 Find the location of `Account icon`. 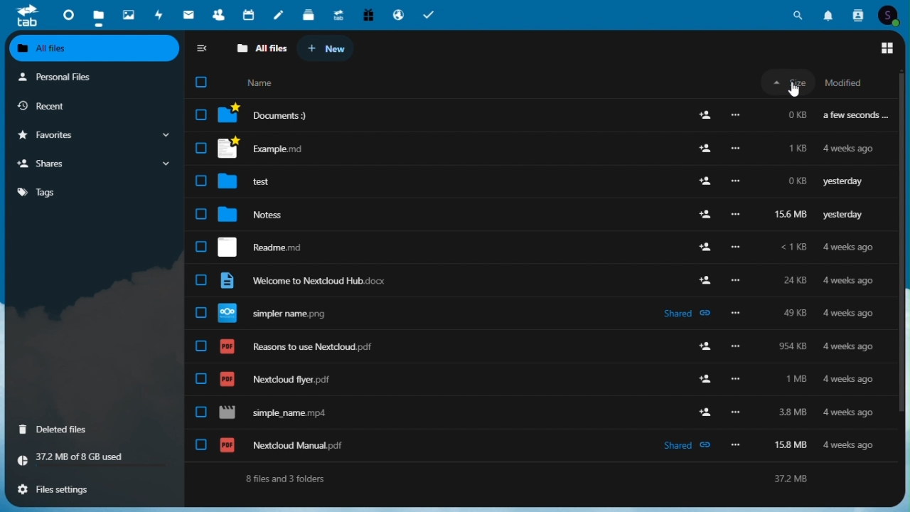

Account icon is located at coordinates (889, 16).